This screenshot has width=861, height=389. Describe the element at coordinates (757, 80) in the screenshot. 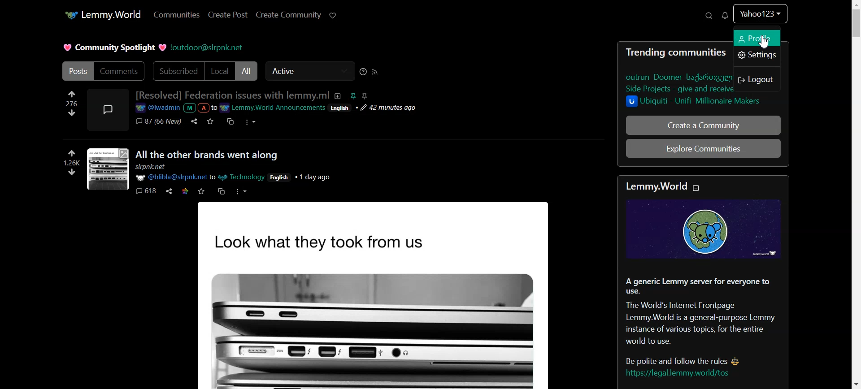

I see `Logout` at that location.